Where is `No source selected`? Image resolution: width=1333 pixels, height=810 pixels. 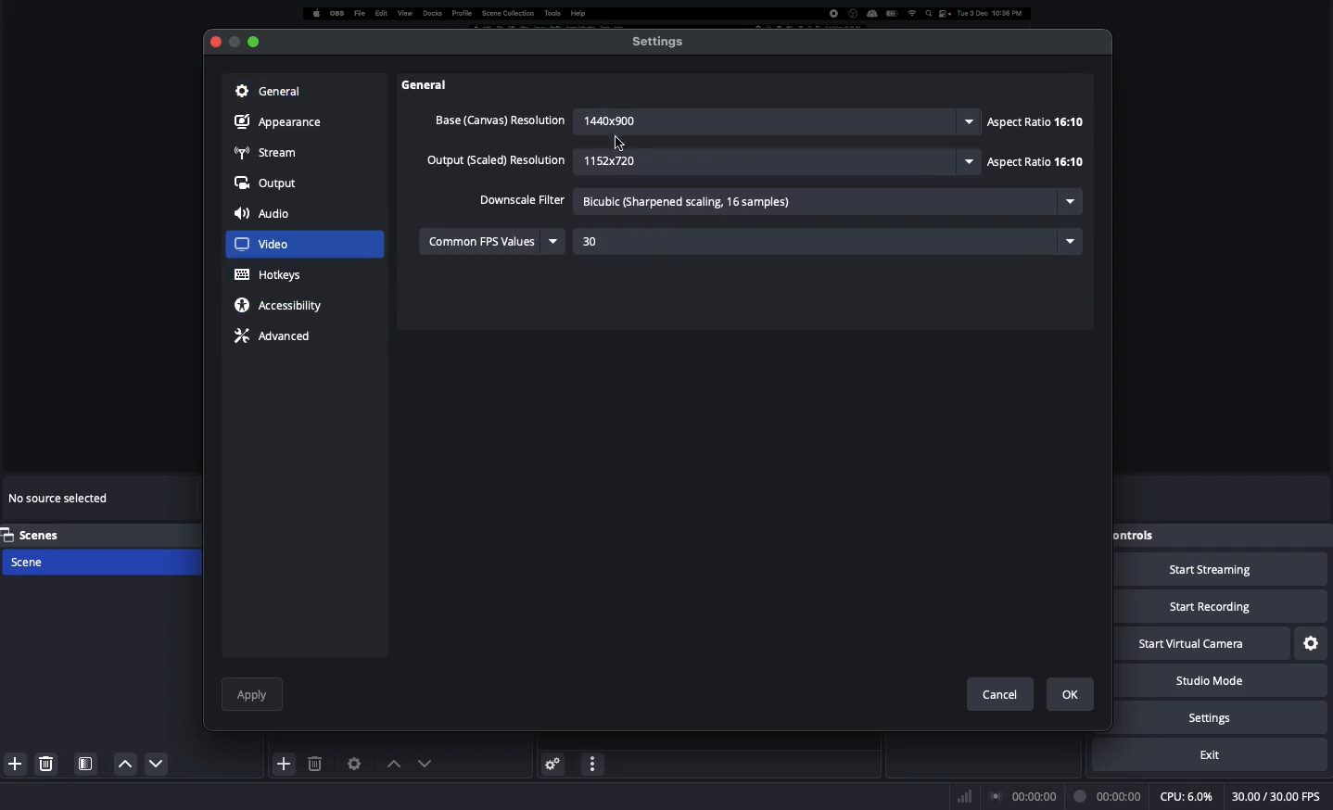
No source selected is located at coordinates (61, 501).